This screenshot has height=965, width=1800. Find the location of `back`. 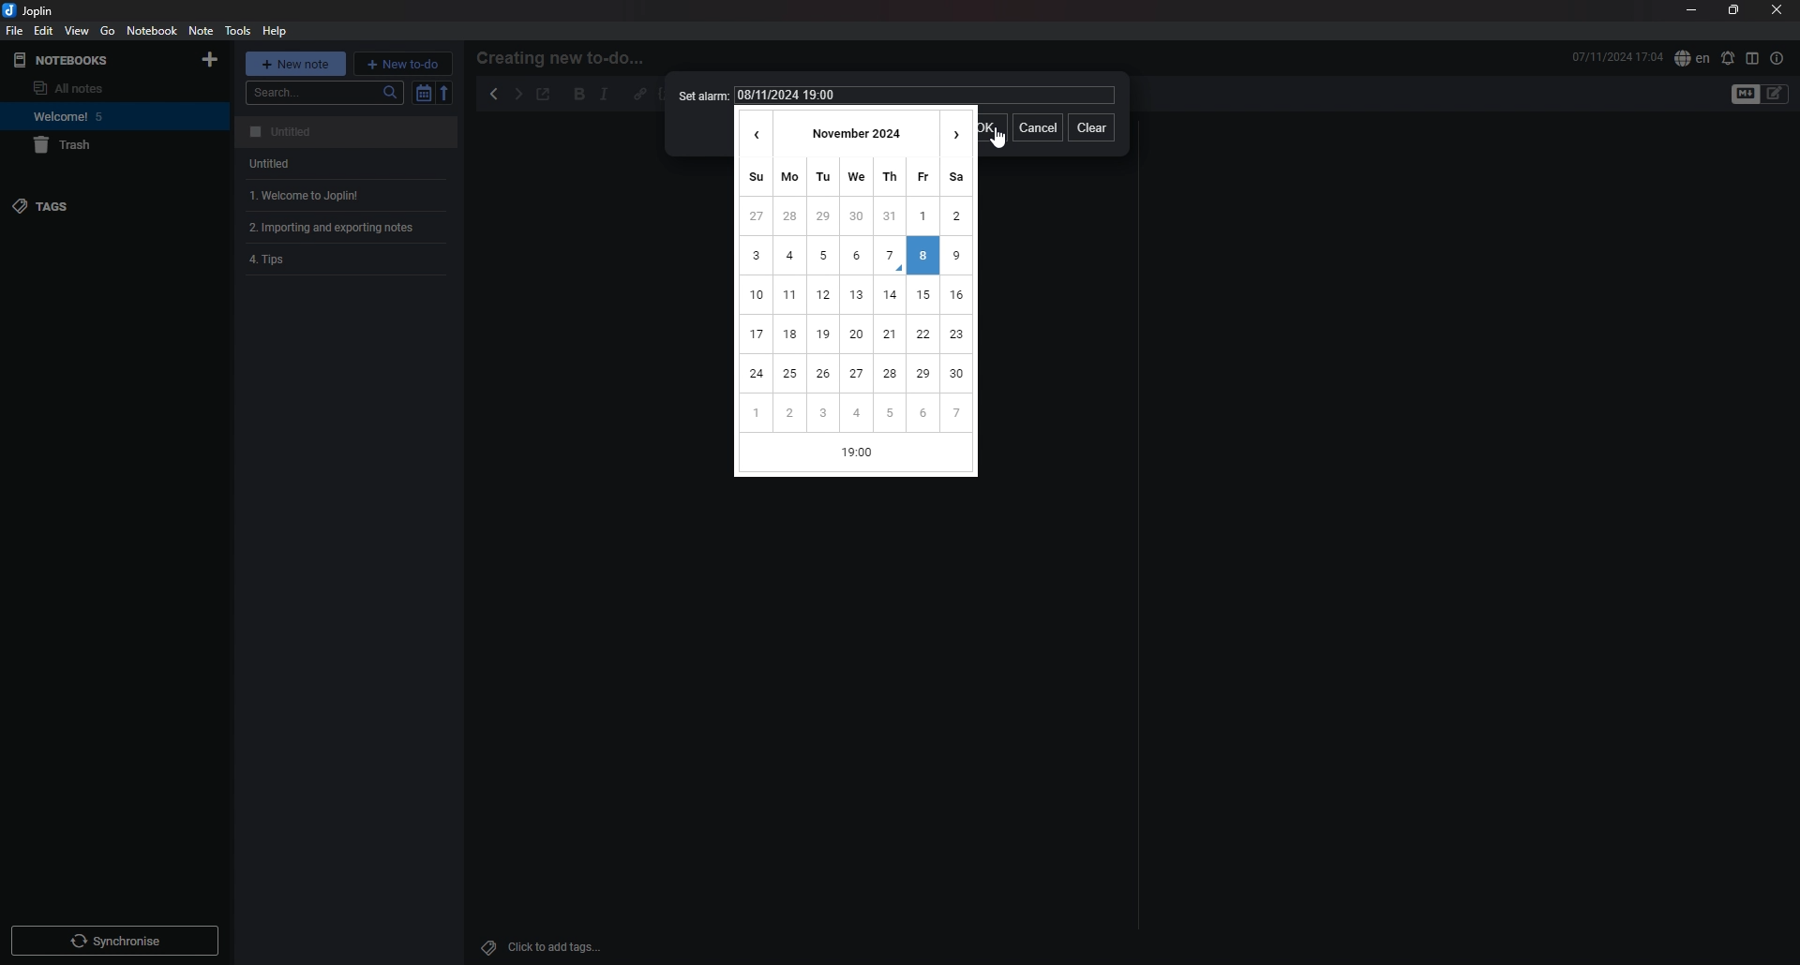

back is located at coordinates (494, 94).